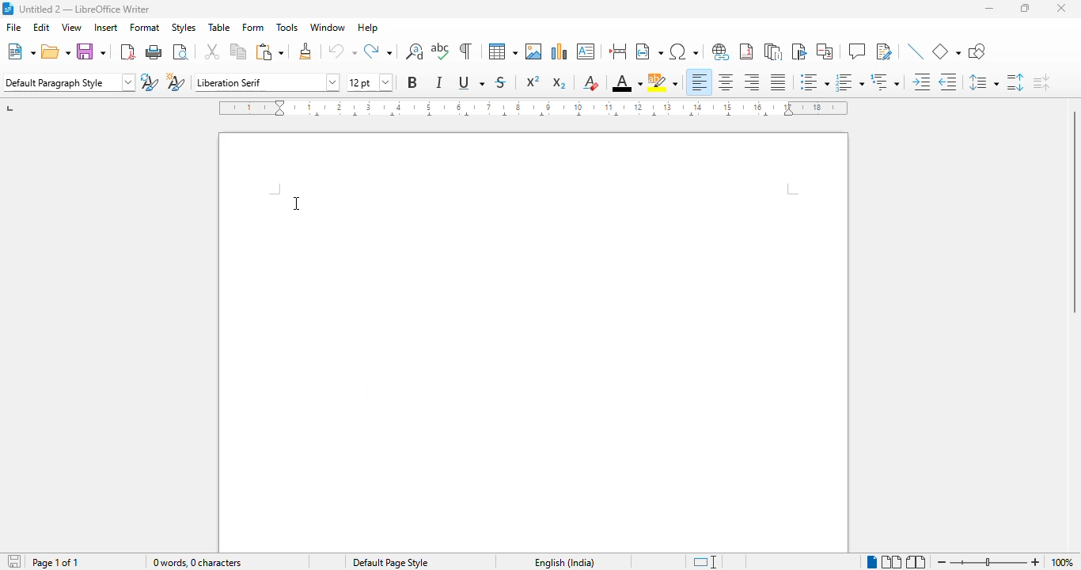  I want to click on font size, so click(369, 82).